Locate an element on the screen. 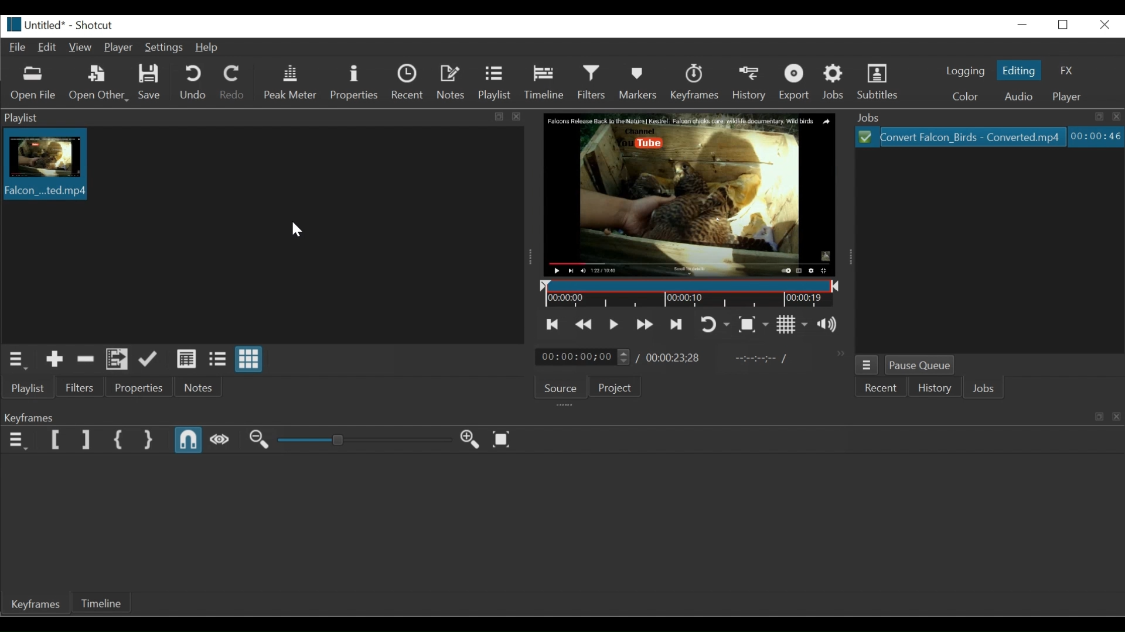  Player is located at coordinates (118, 47).